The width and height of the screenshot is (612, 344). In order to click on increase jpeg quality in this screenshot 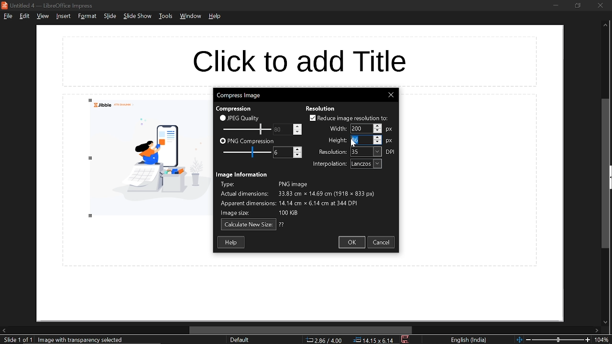, I will do `click(297, 126)`.